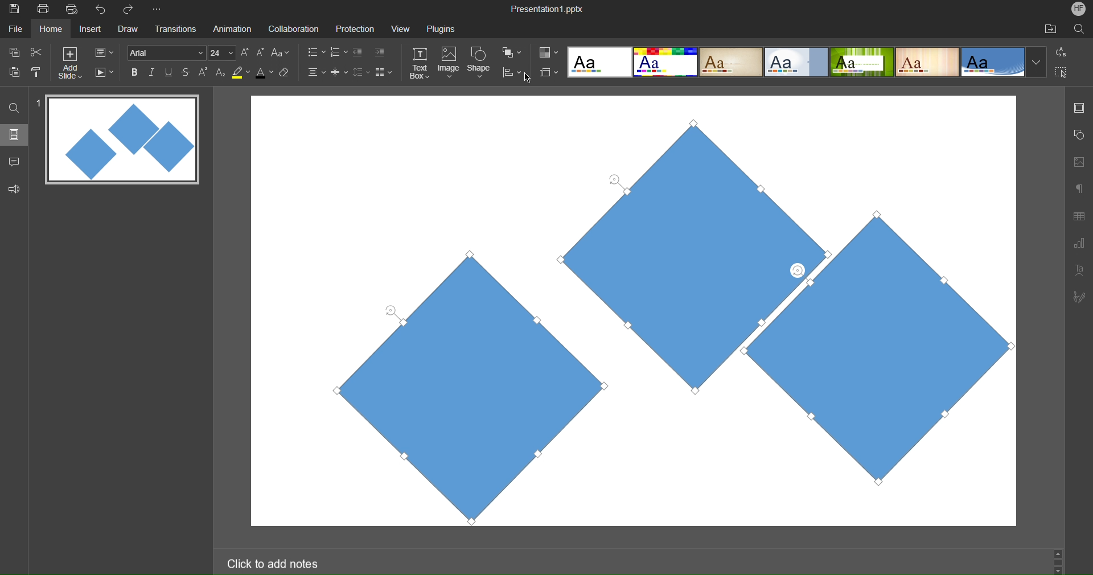 This screenshot has width=1093, height=575. I want to click on Vertical Align, so click(340, 72).